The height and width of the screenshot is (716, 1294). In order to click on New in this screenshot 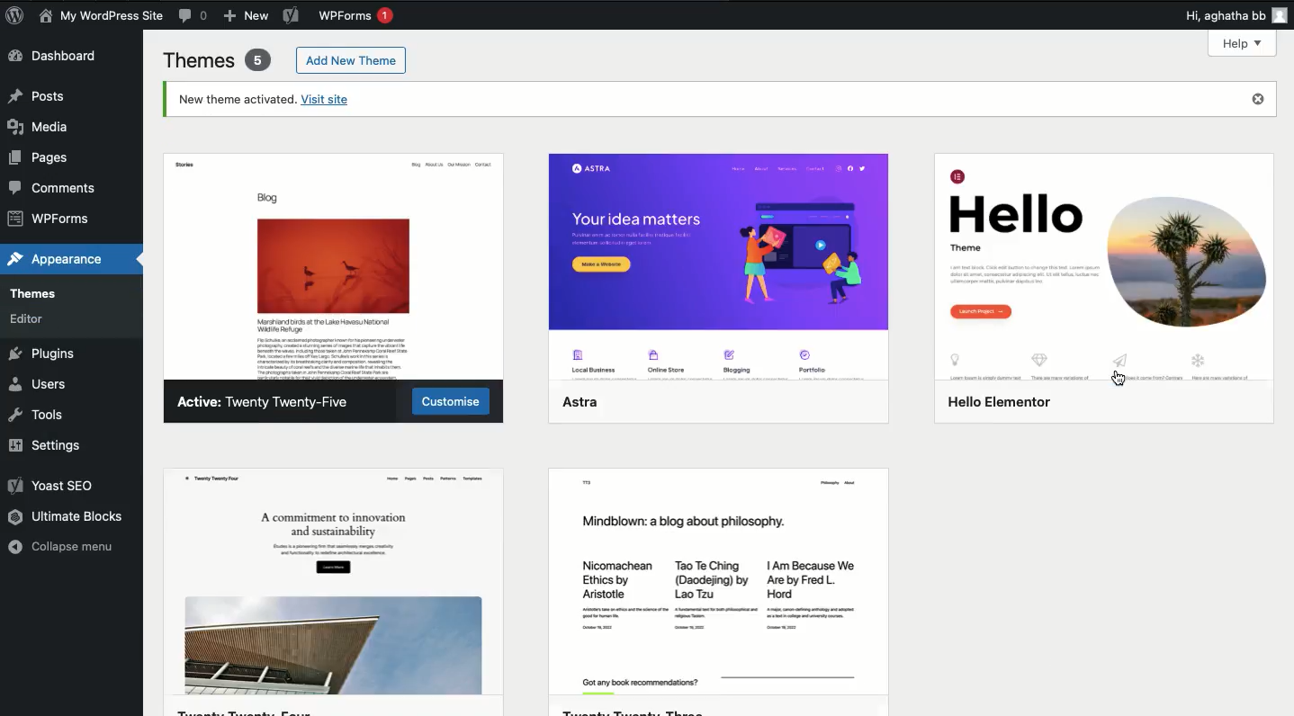, I will do `click(244, 16)`.